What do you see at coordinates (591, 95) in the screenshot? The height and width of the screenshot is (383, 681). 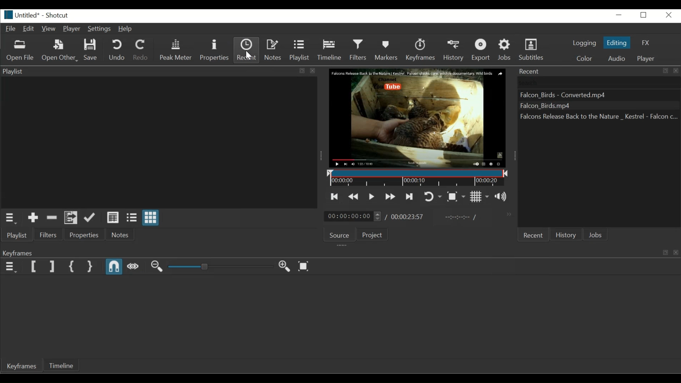 I see `File Name` at bounding box center [591, 95].